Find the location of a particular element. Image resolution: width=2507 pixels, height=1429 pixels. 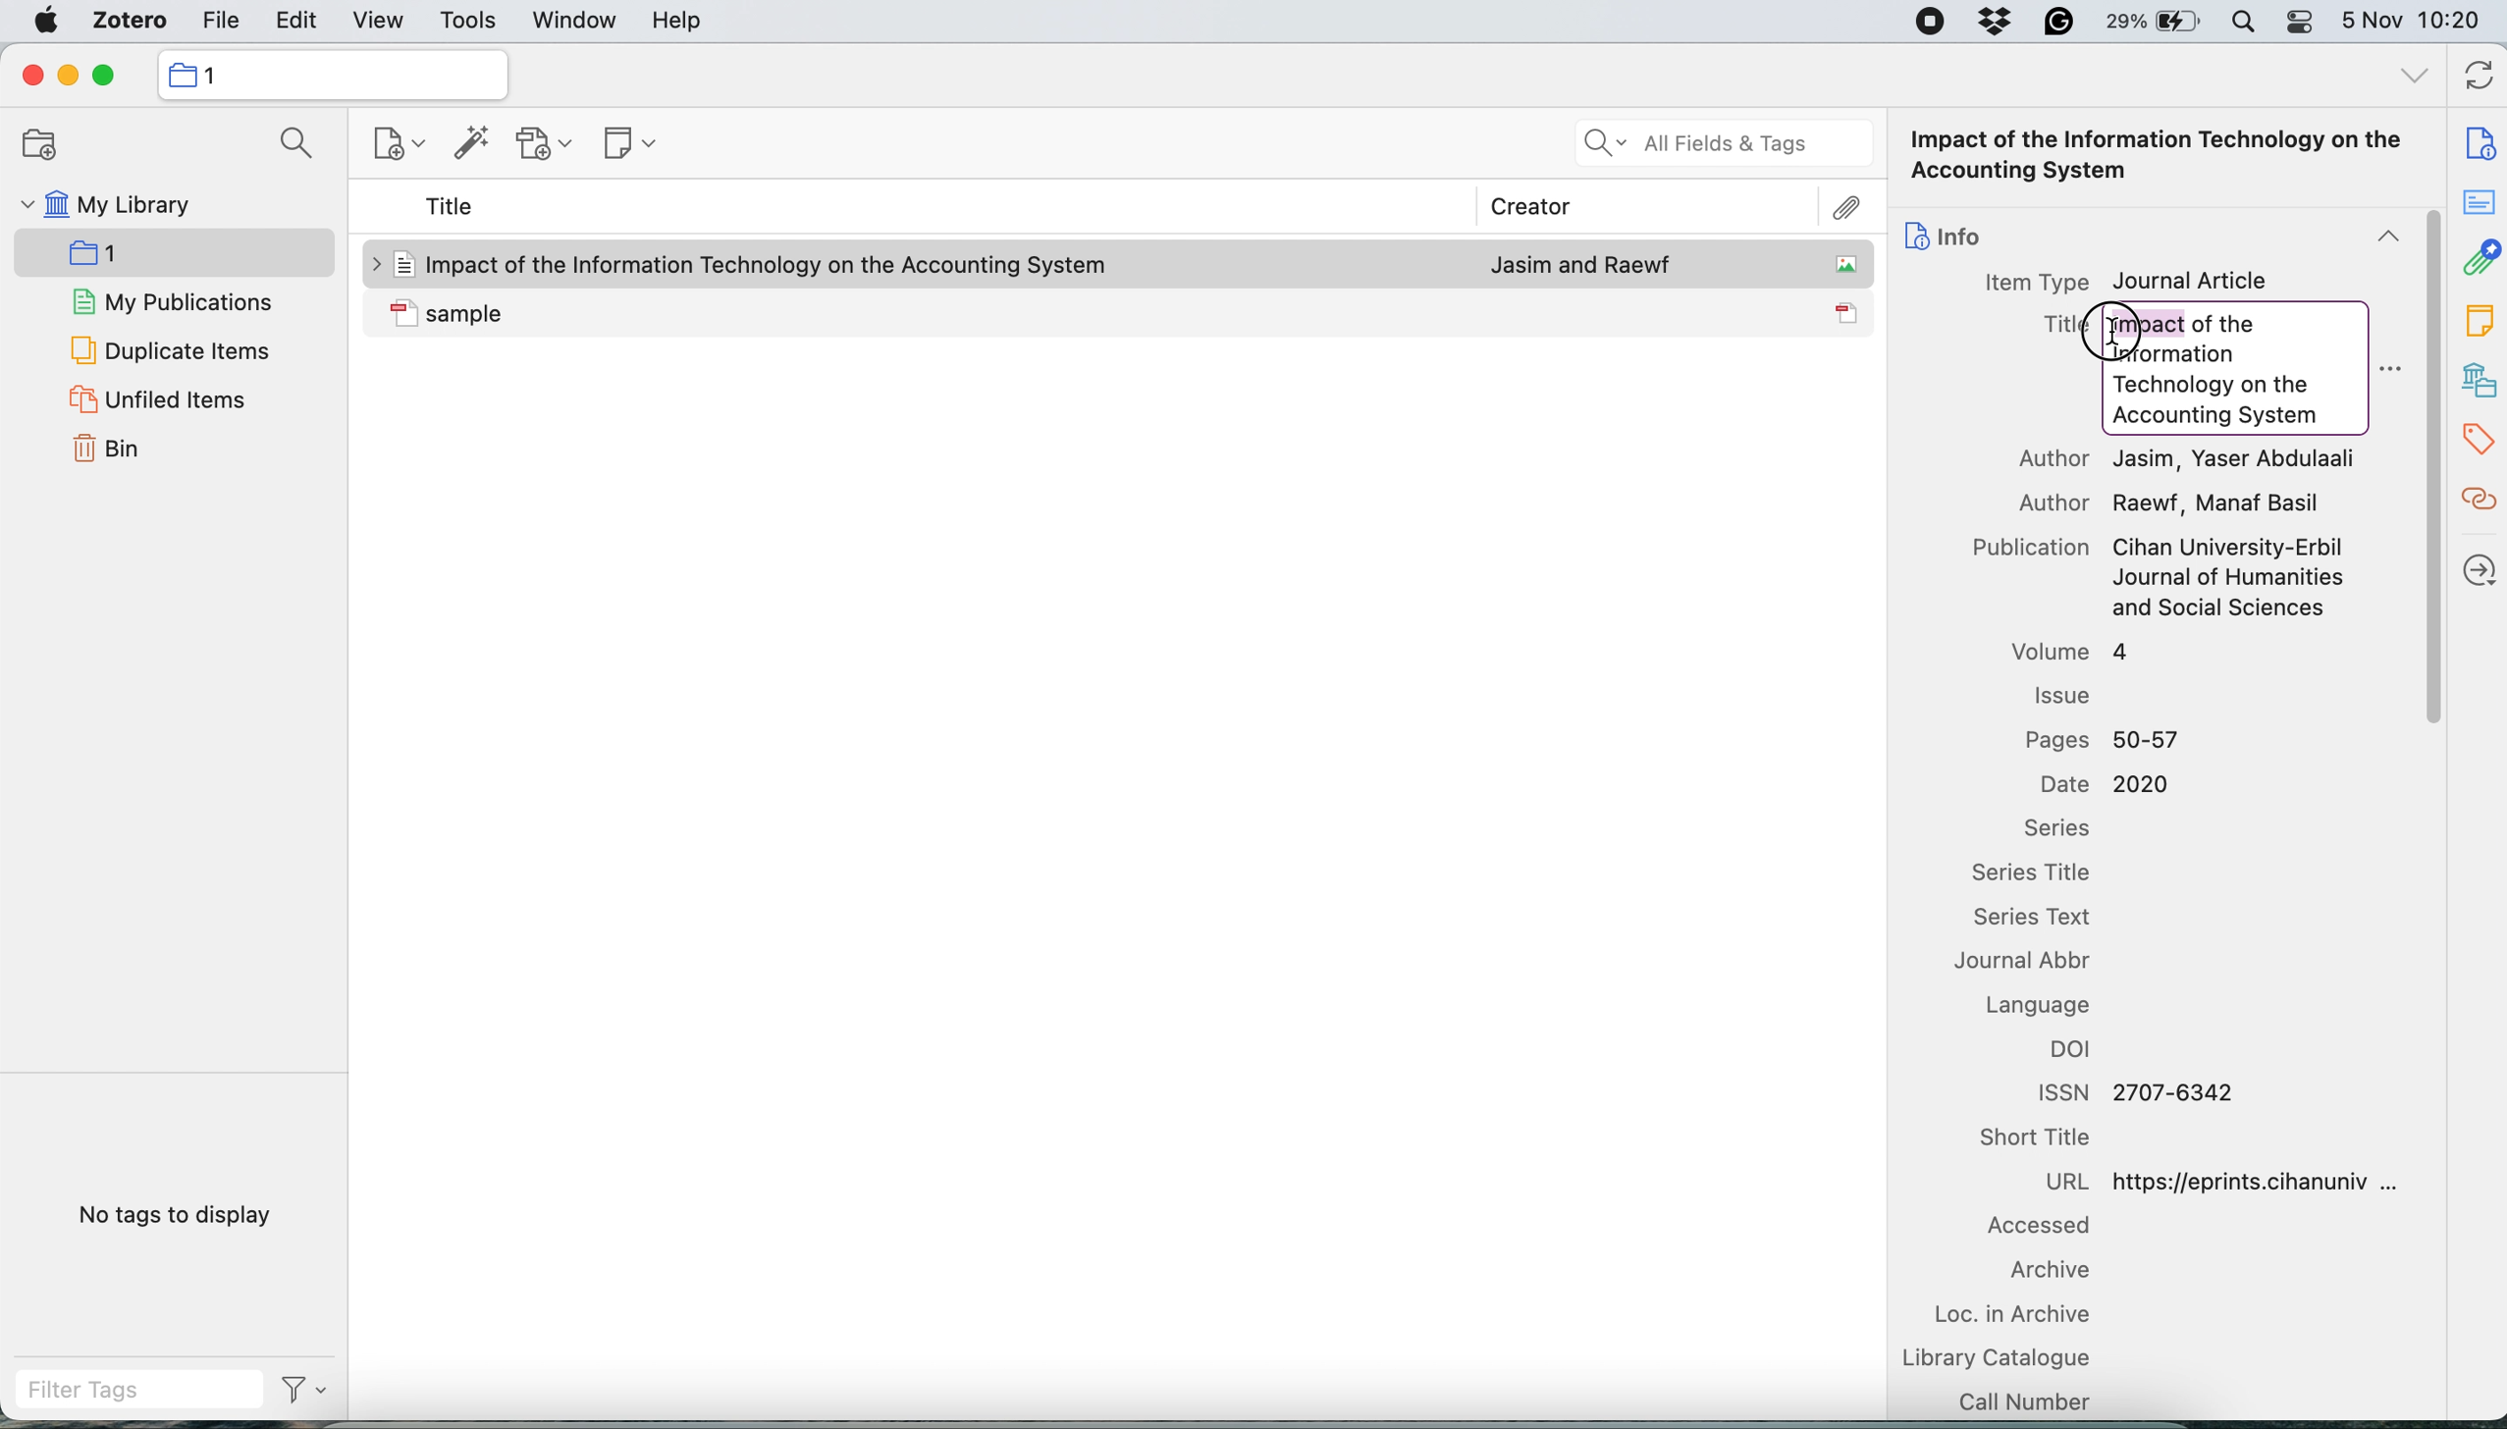

search is located at coordinates (299, 143).